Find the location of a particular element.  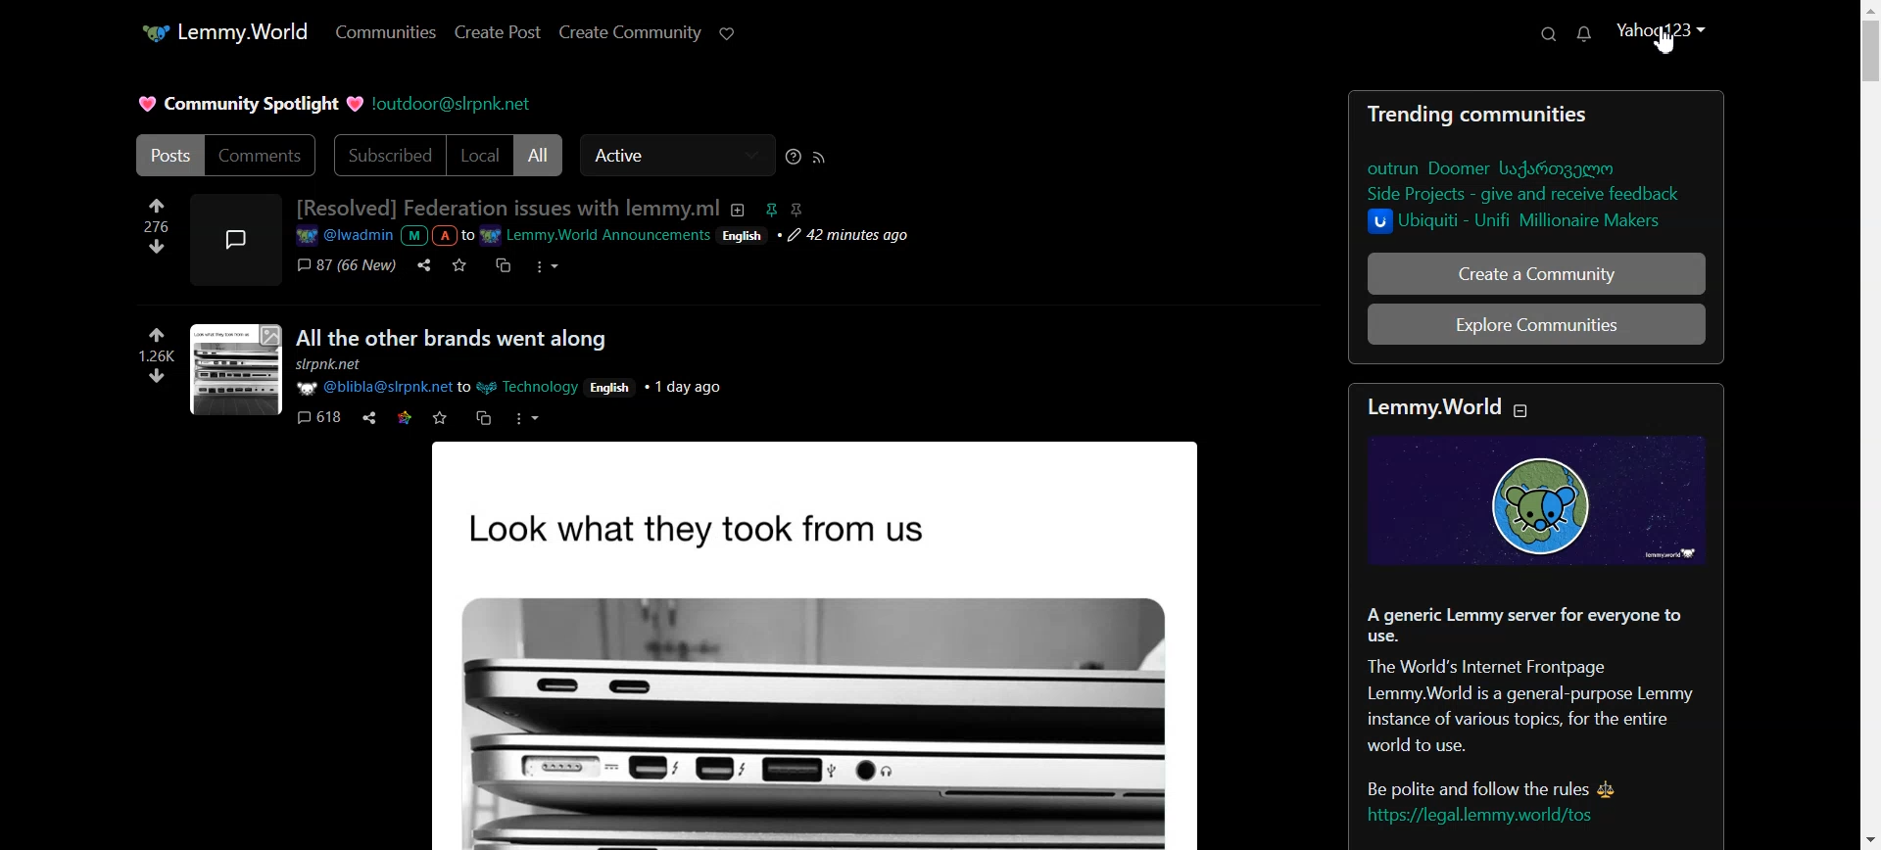

 is located at coordinates (525, 419).